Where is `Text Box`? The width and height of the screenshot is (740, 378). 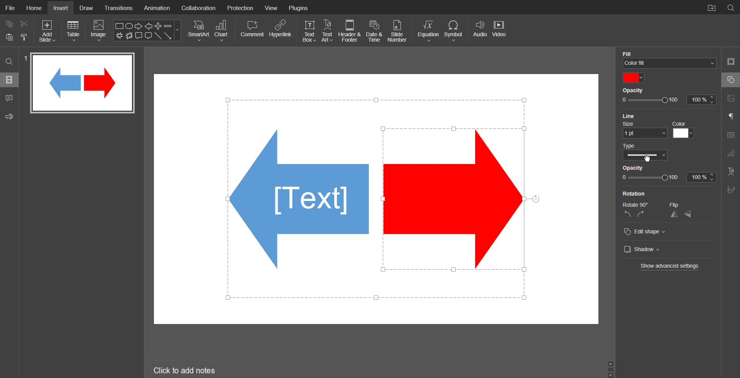 Text Box is located at coordinates (309, 31).